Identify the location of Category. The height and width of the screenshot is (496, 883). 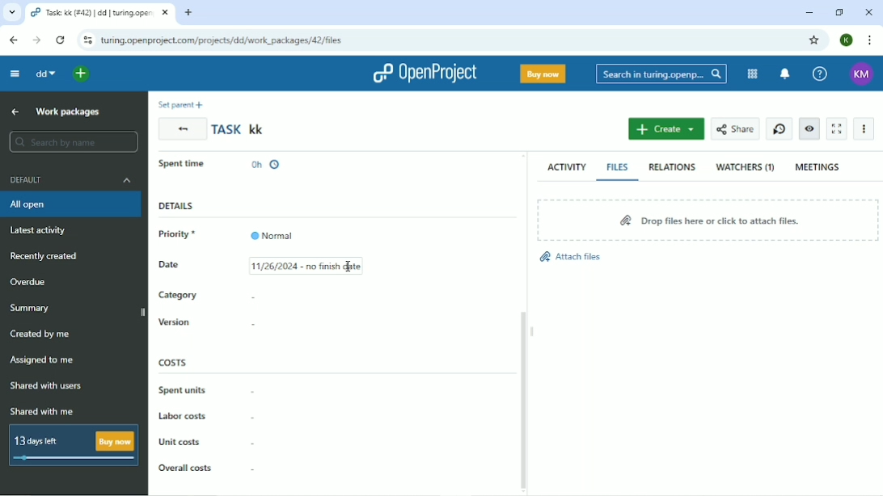
(178, 296).